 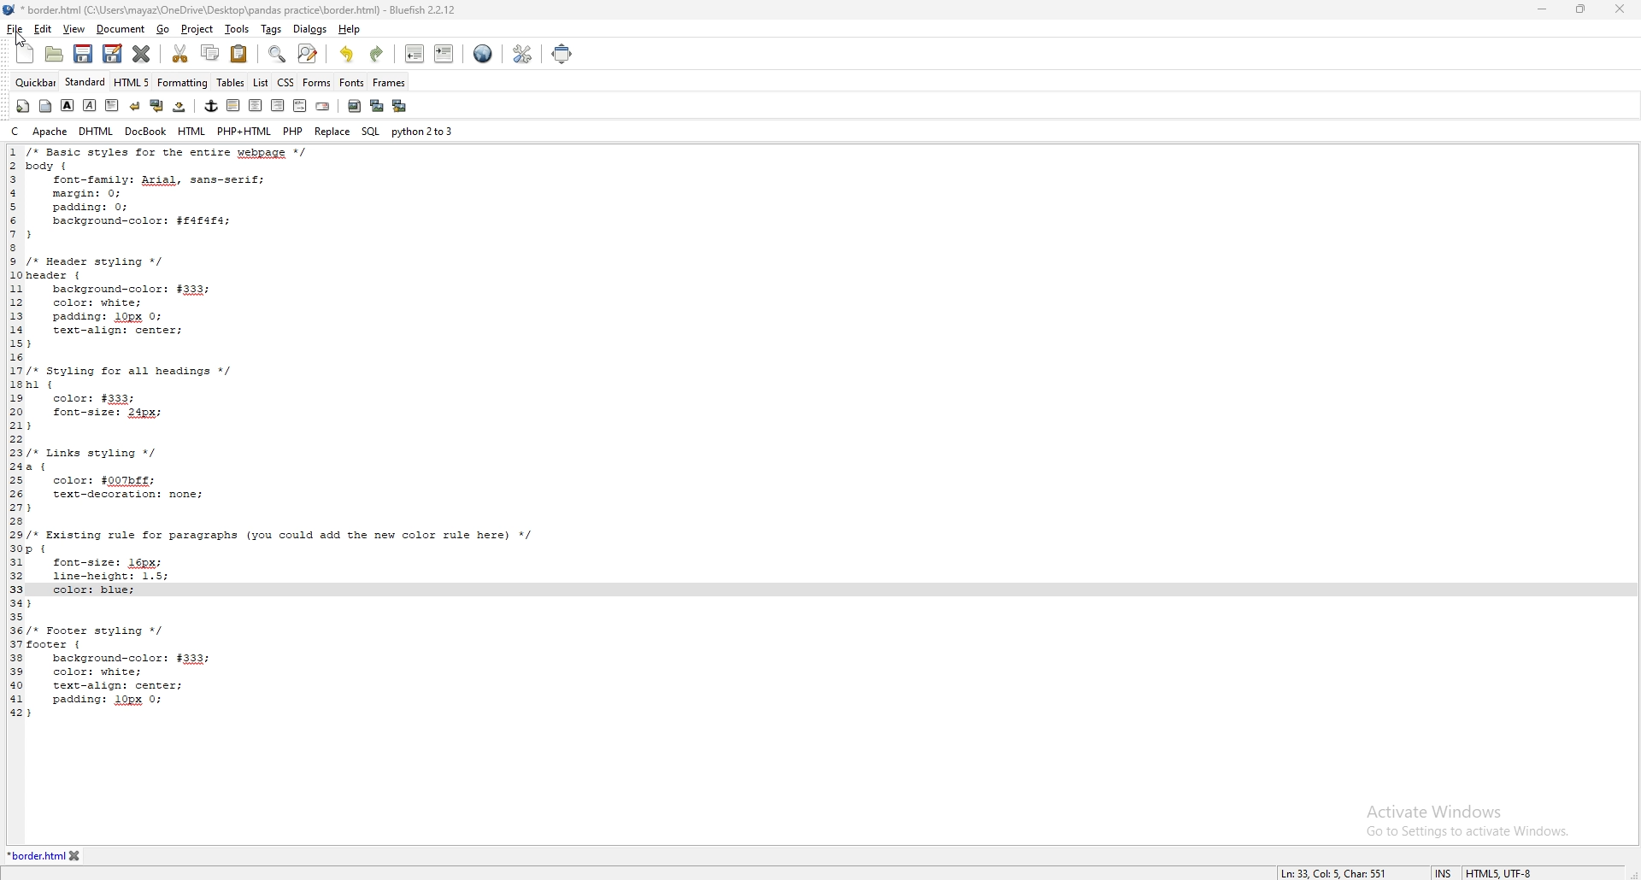 I want to click on right justify, so click(x=279, y=106).